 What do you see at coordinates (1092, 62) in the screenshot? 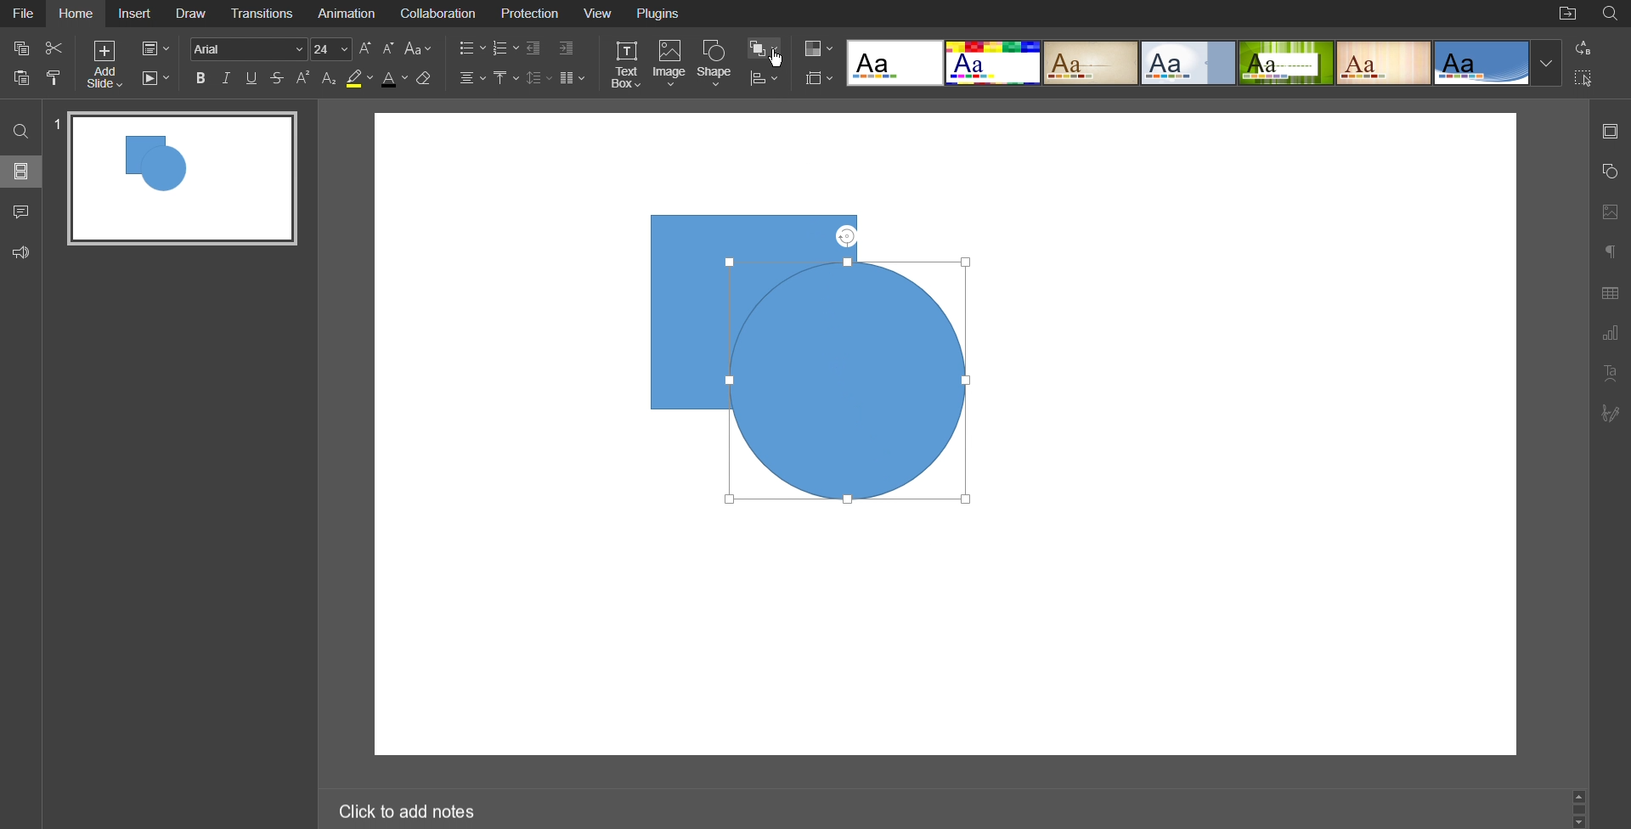
I see `Classic` at bounding box center [1092, 62].